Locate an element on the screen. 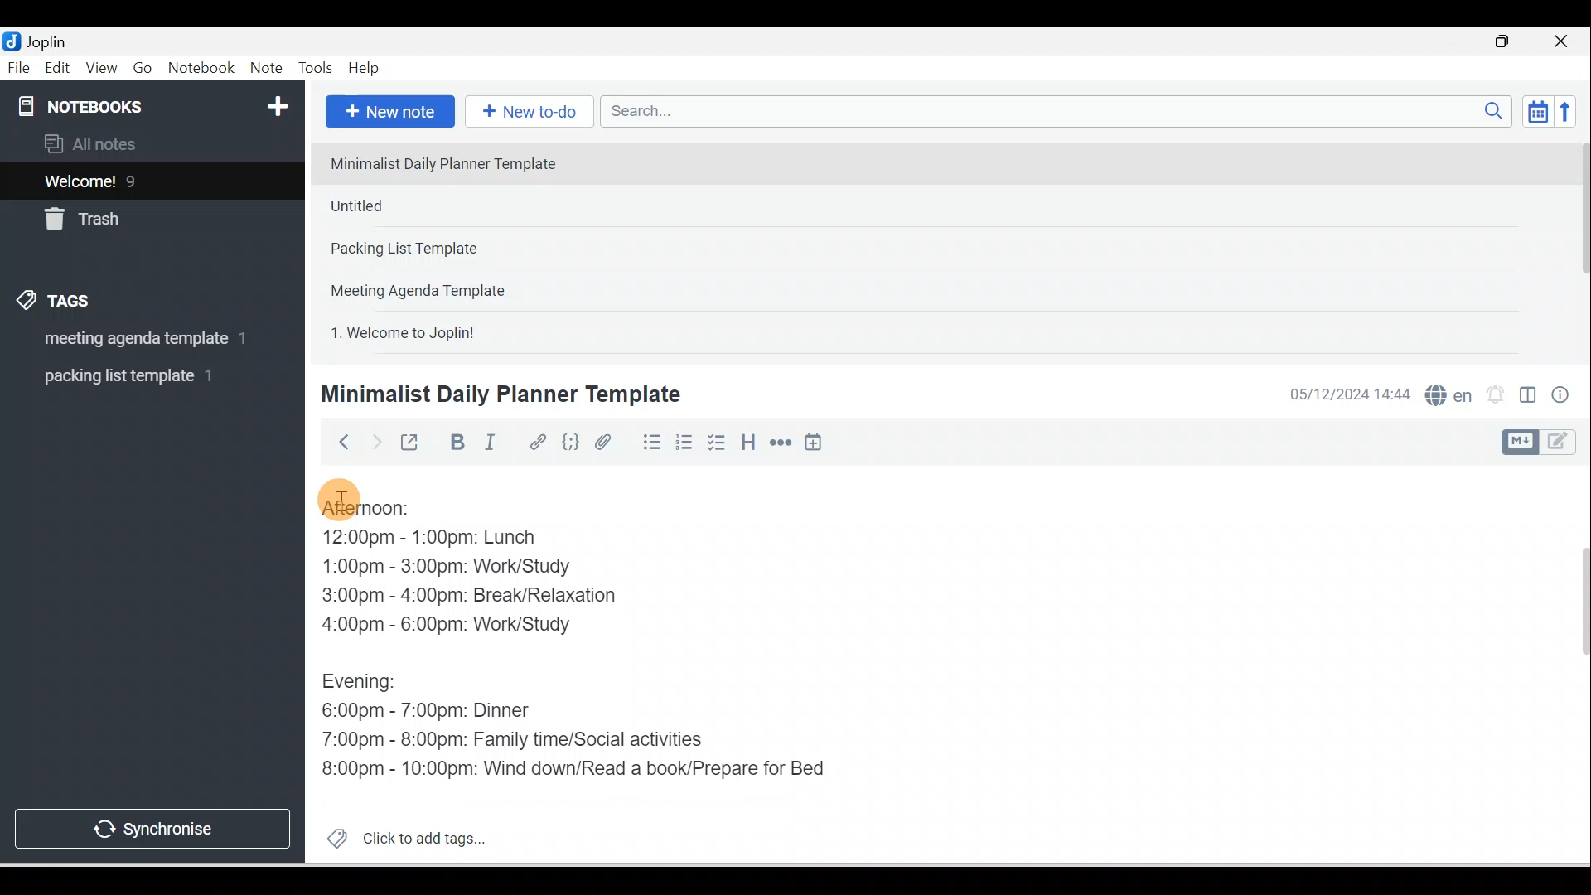  Note 4 is located at coordinates (441, 287).